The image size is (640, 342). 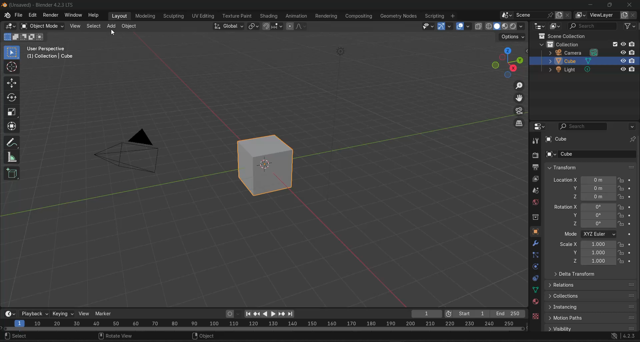 What do you see at coordinates (622, 224) in the screenshot?
I see `lock rotation` at bounding box center [622, 224].